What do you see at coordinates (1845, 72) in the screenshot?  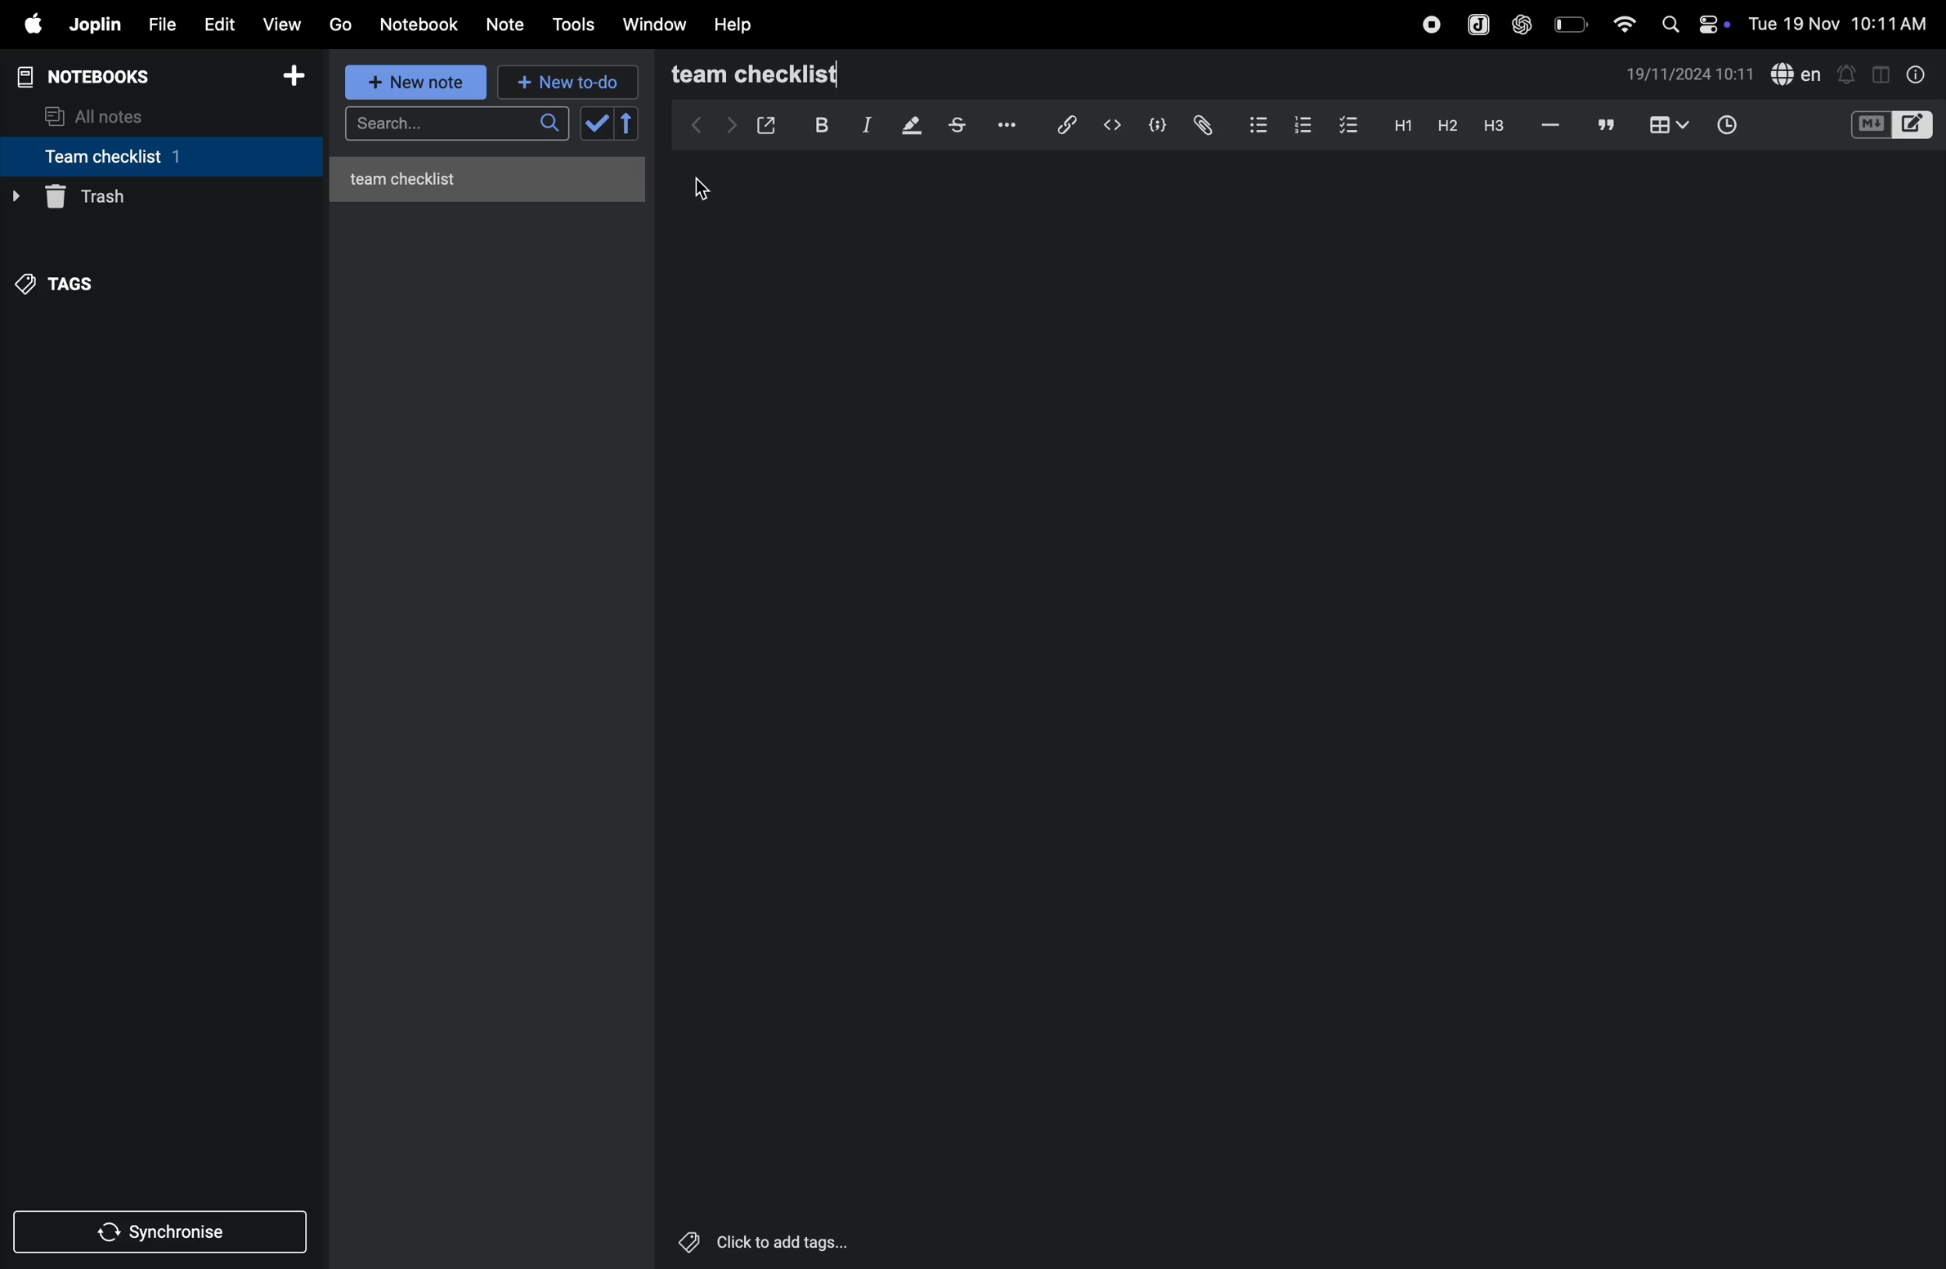 I see `` at bounding box center [1845, 72].